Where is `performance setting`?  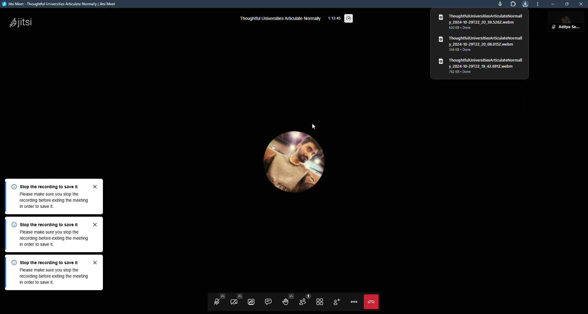
performance setting is located at coordinates (352, 19).